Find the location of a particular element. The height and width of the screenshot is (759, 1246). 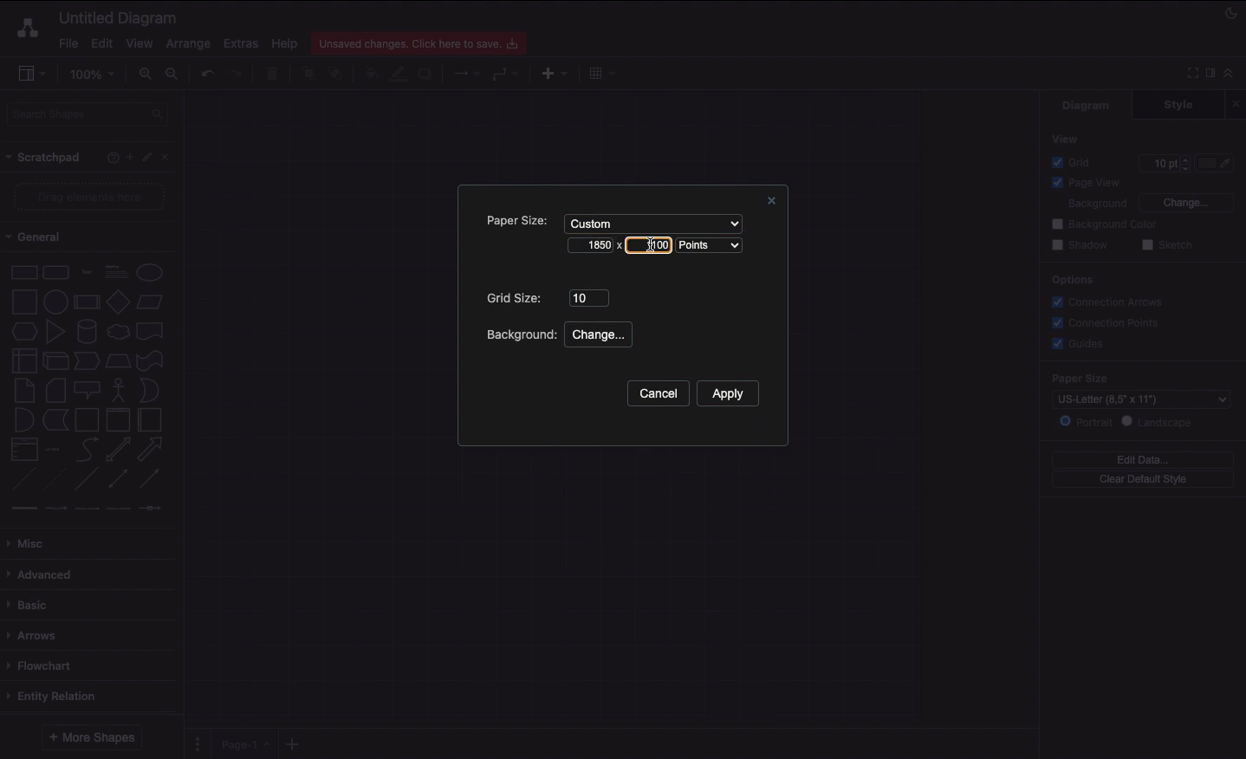

Background is located at coordinates (520, 334).